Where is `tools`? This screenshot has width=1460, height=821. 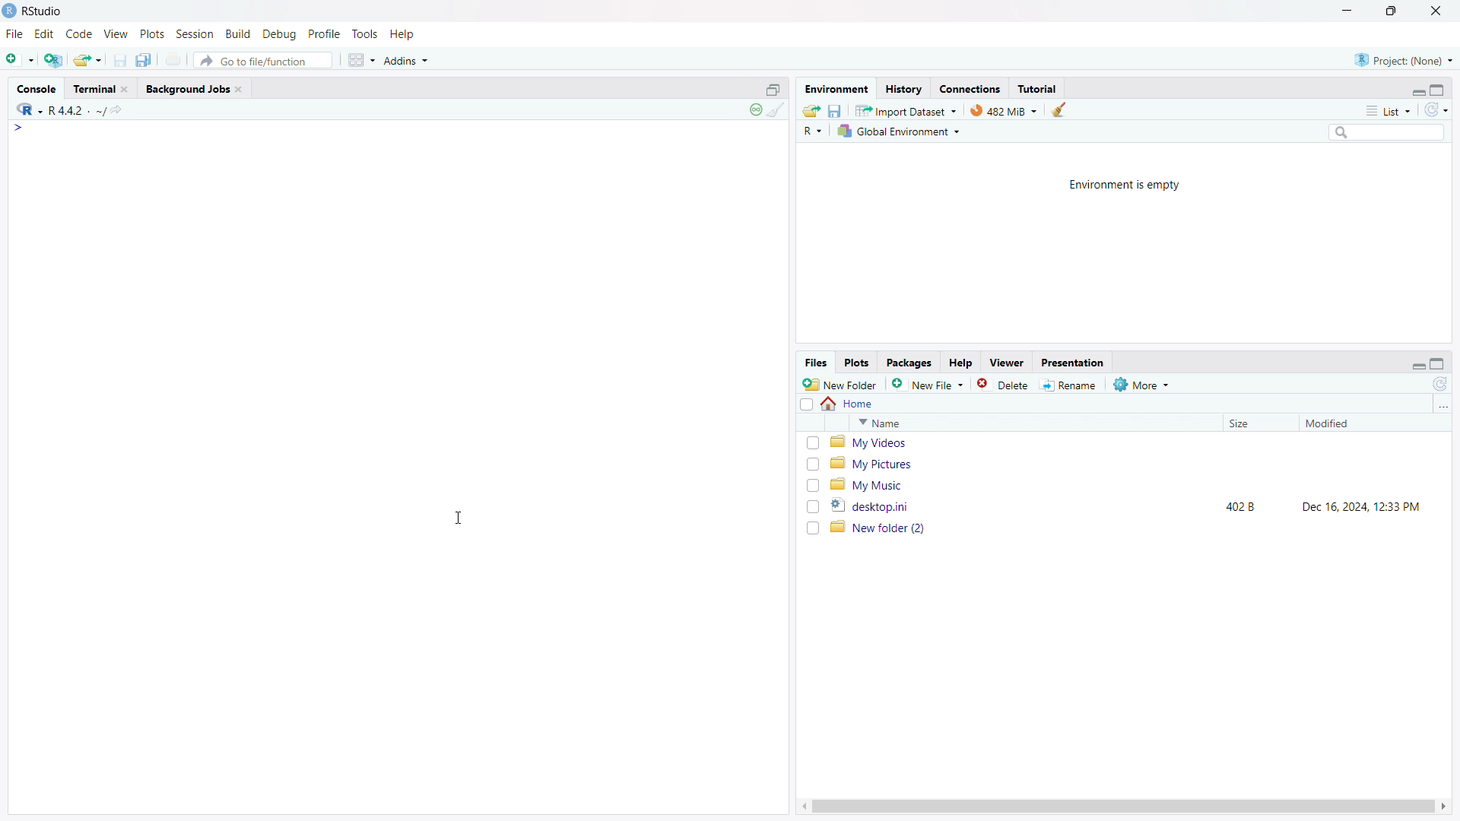
tools is located at coordinates (364, 34).